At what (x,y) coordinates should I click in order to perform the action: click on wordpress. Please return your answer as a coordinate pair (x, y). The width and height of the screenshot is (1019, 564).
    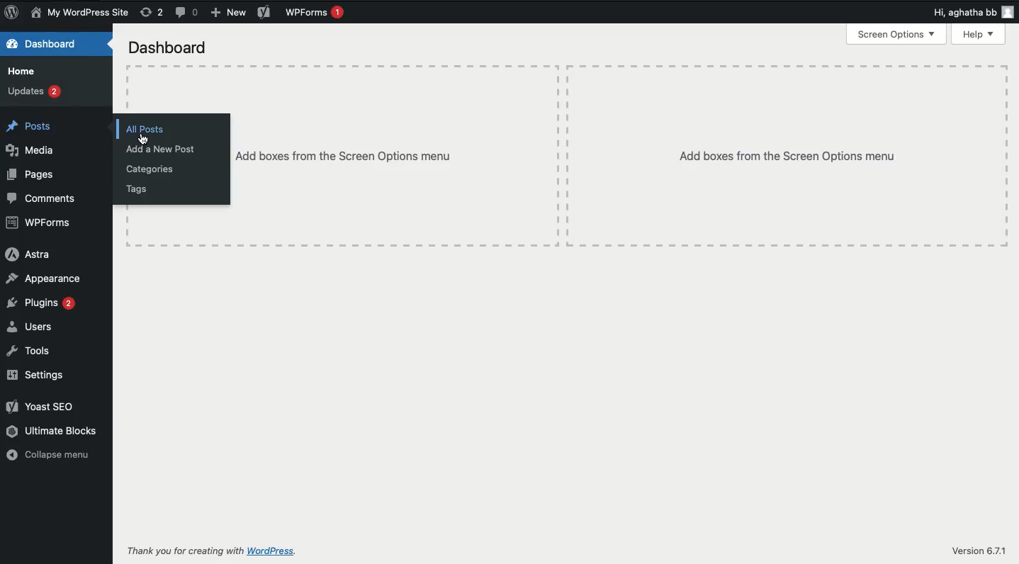
    Looking at the image, I should click on (271, 551).